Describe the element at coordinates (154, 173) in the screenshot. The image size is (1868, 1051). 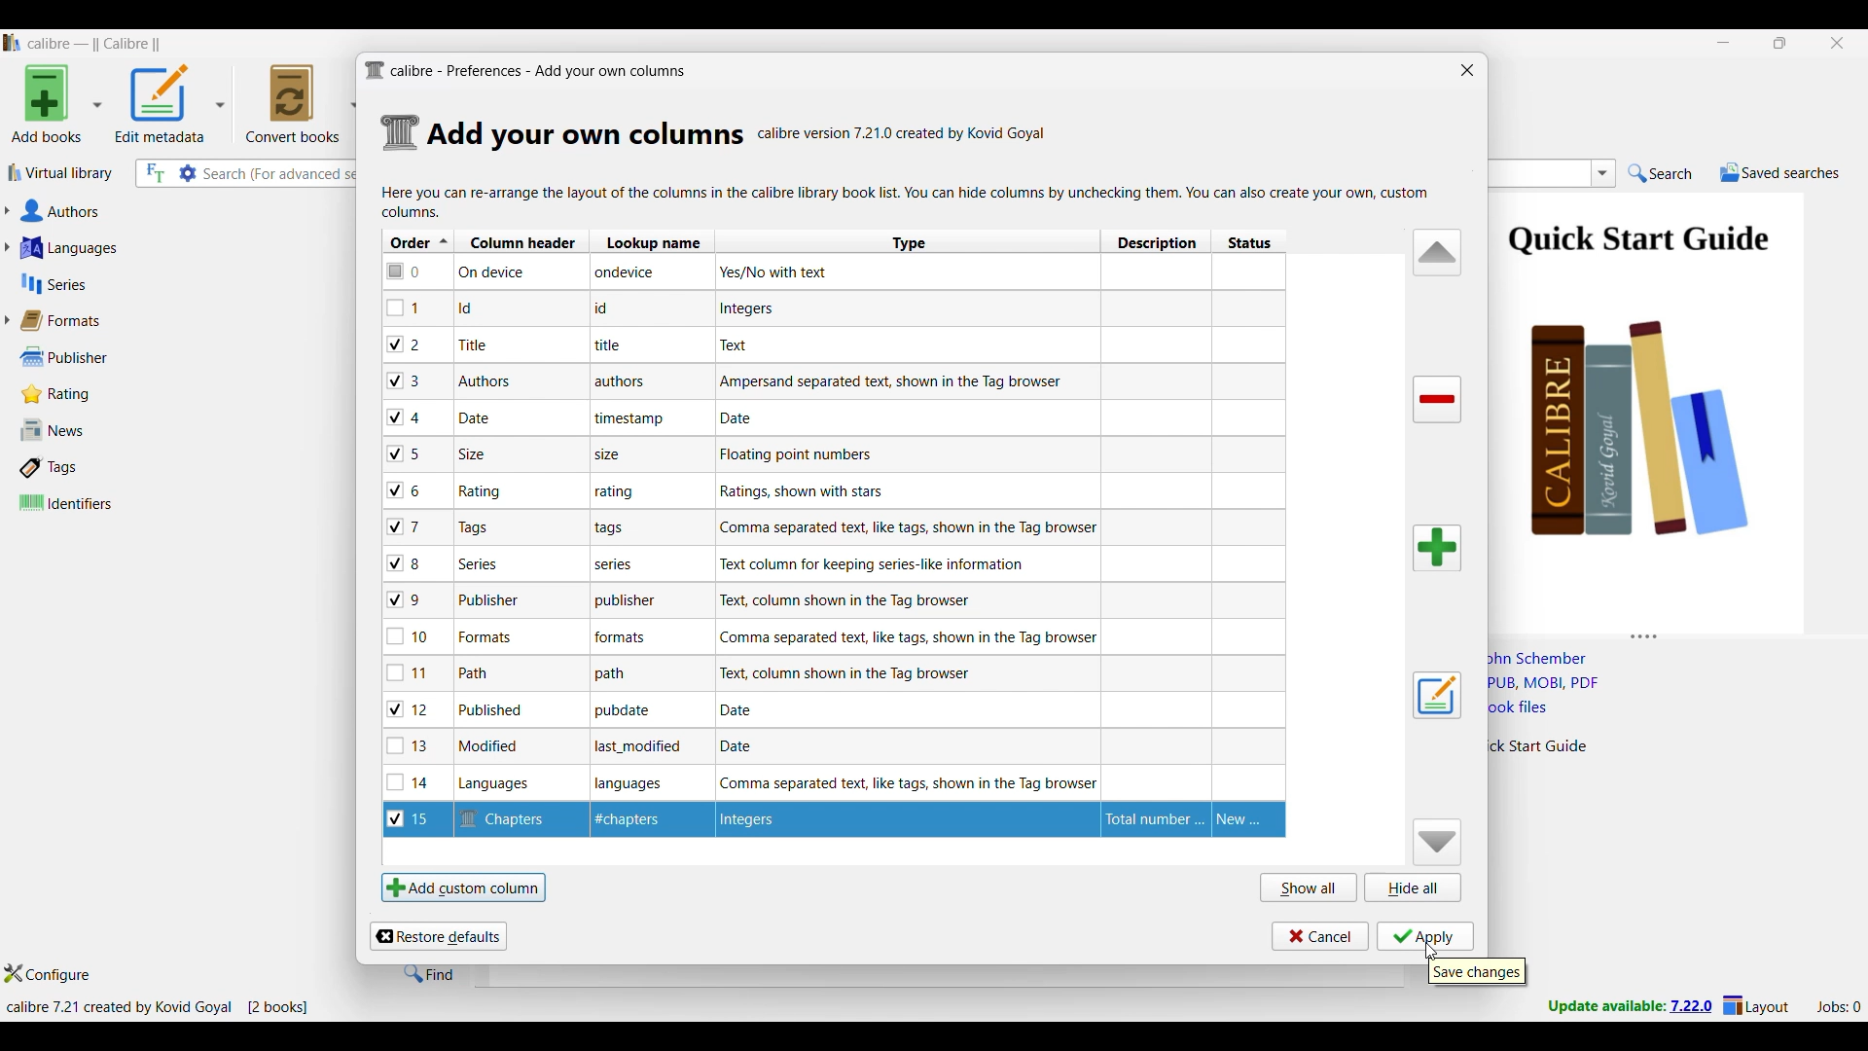
I see `Search the full text of all books` at that location.